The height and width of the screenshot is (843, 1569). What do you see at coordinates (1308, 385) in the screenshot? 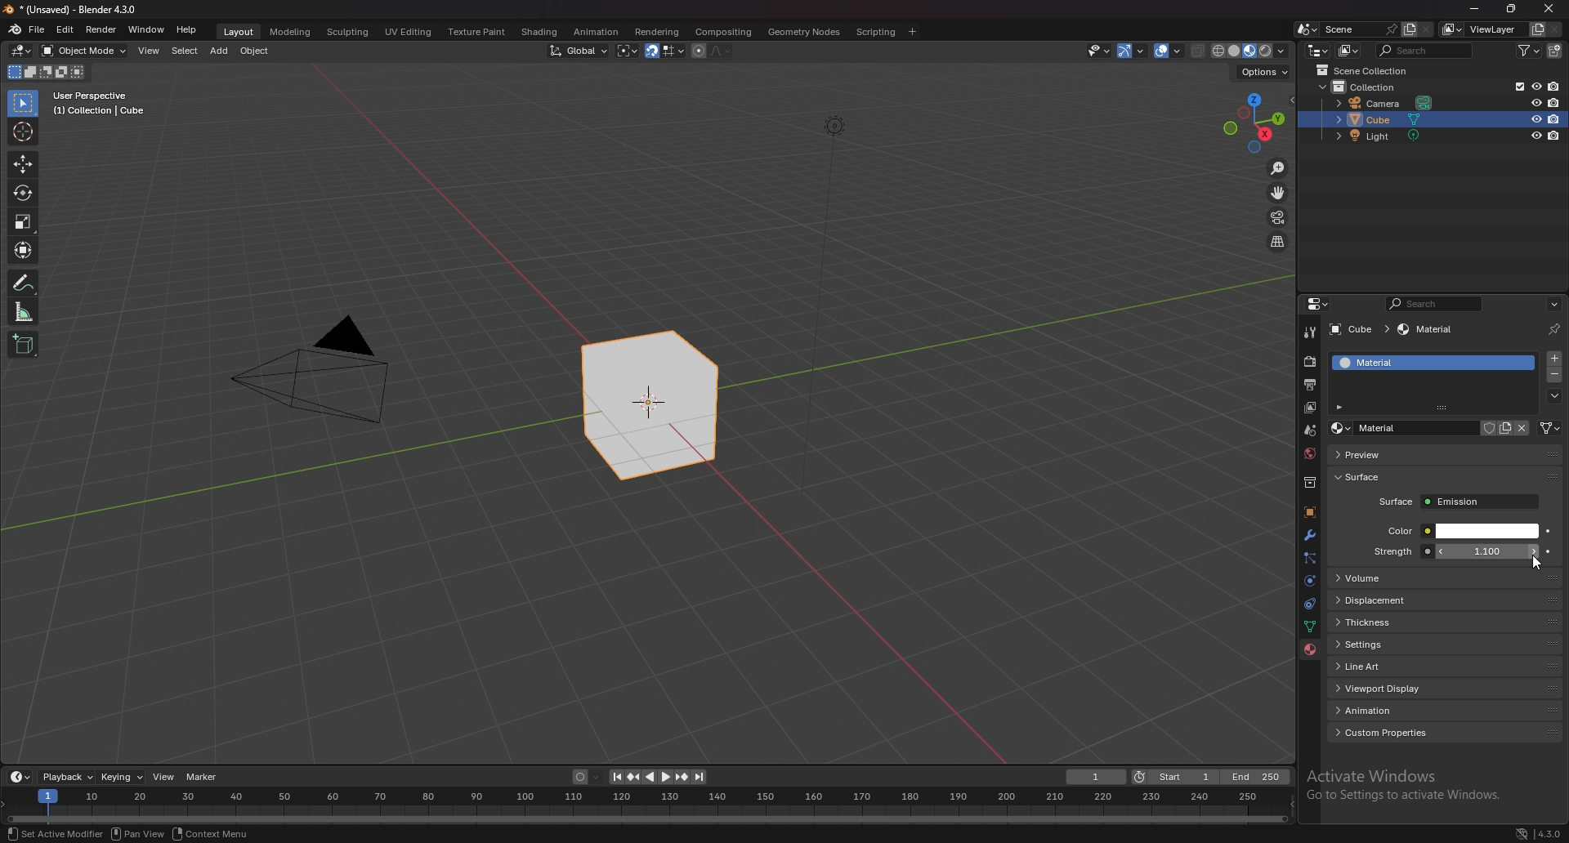
I see `output` at bounding box center [1308, 385].